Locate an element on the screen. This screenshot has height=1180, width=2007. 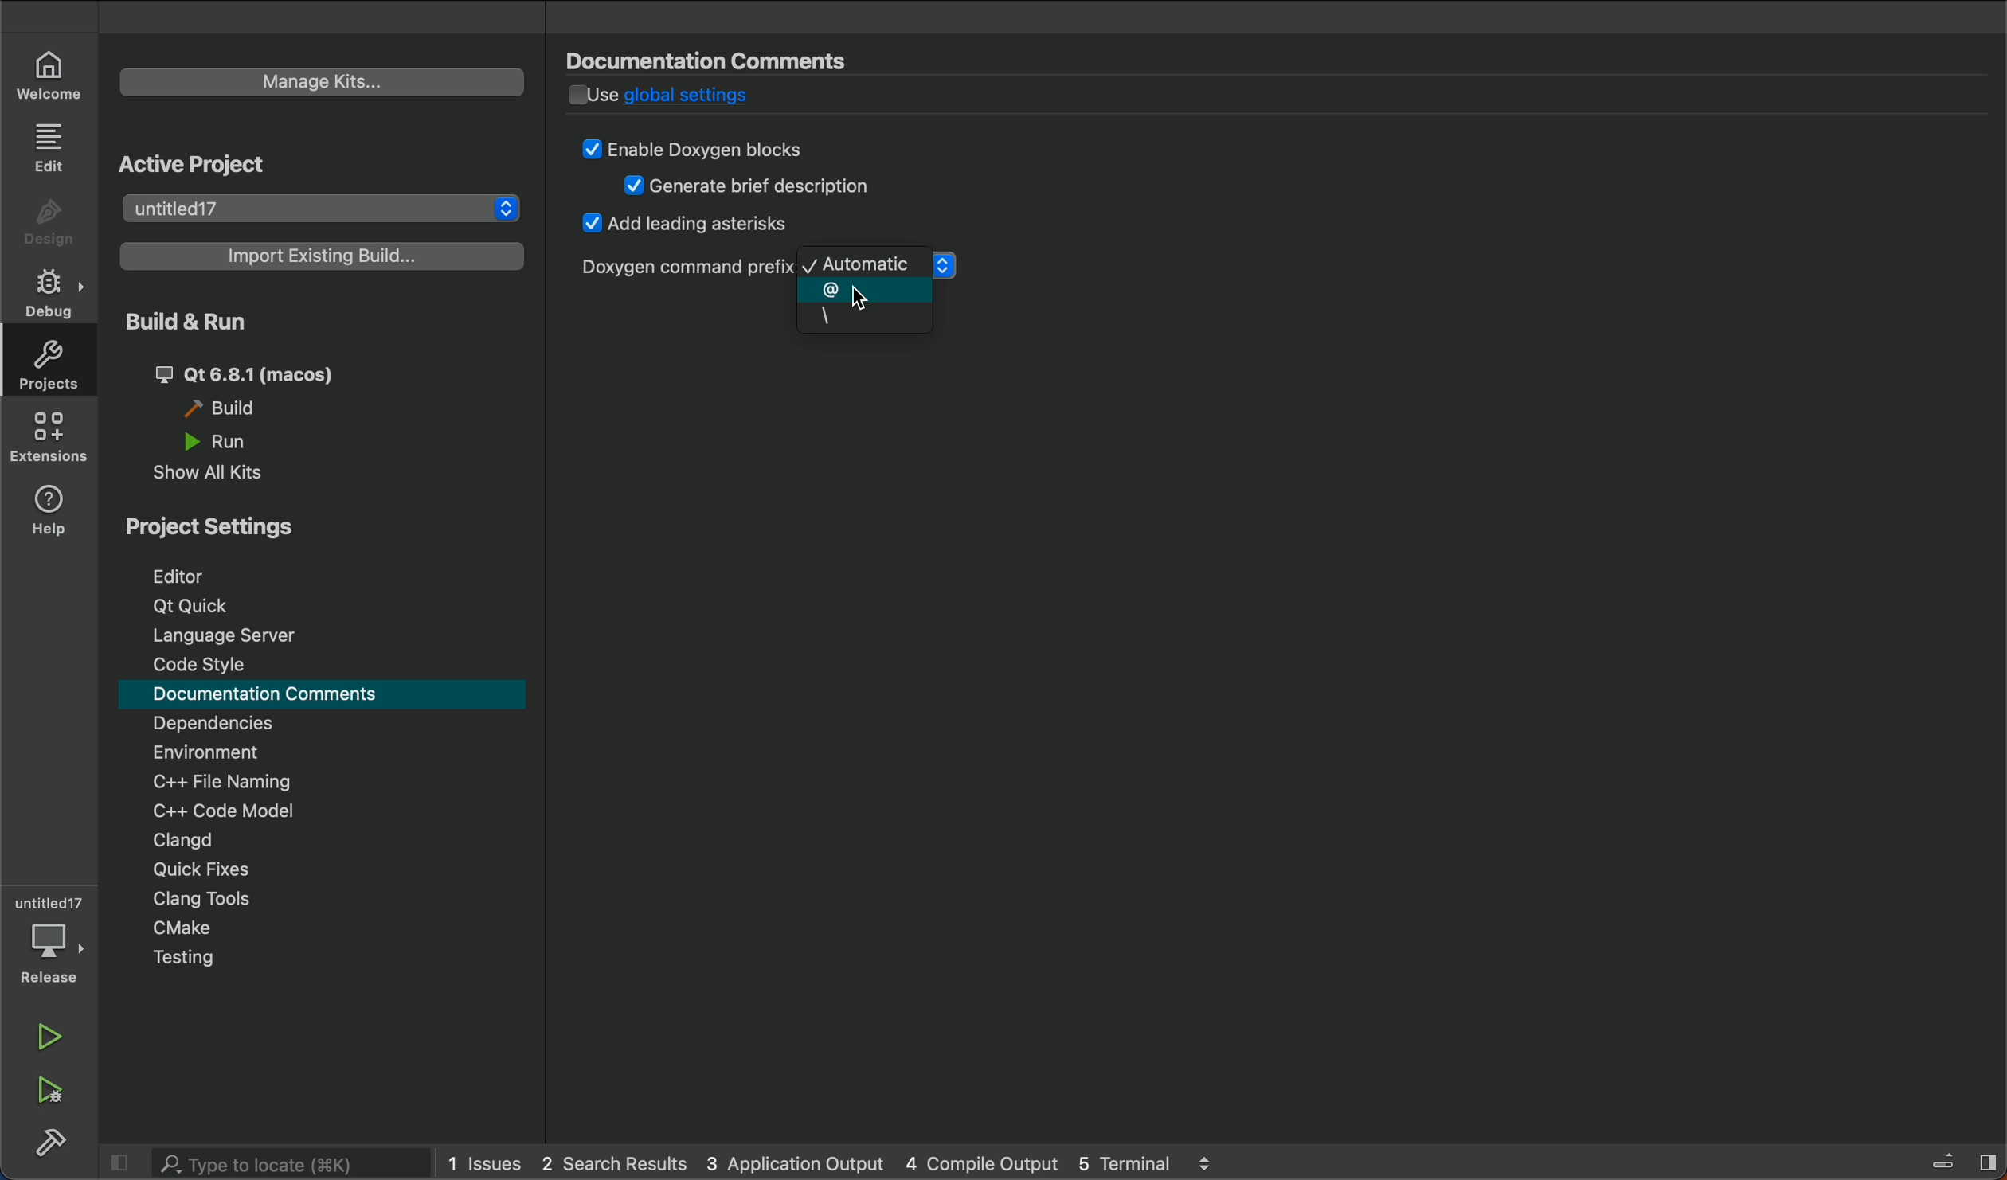
environment is located at coordinates (206, 750).